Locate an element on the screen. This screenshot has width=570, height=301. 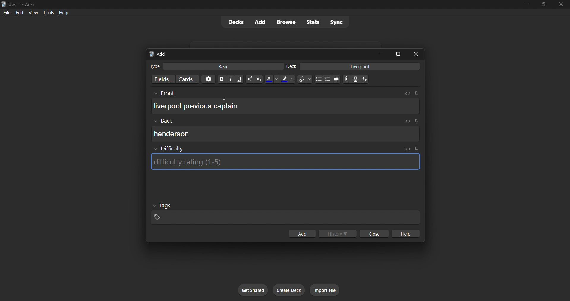
file is located at coordinates (6, 12).